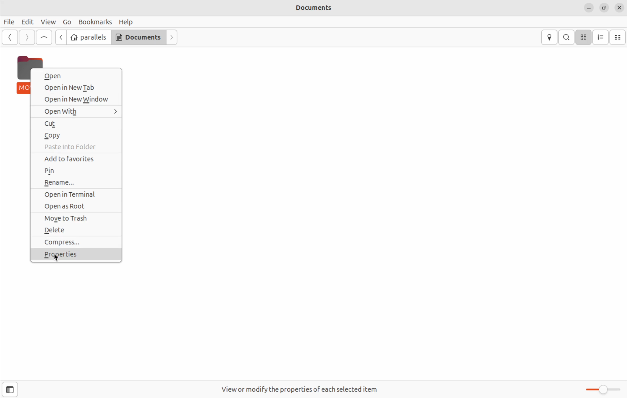 The image size is (627, 398). I want to click on cut, so click(75, 123).